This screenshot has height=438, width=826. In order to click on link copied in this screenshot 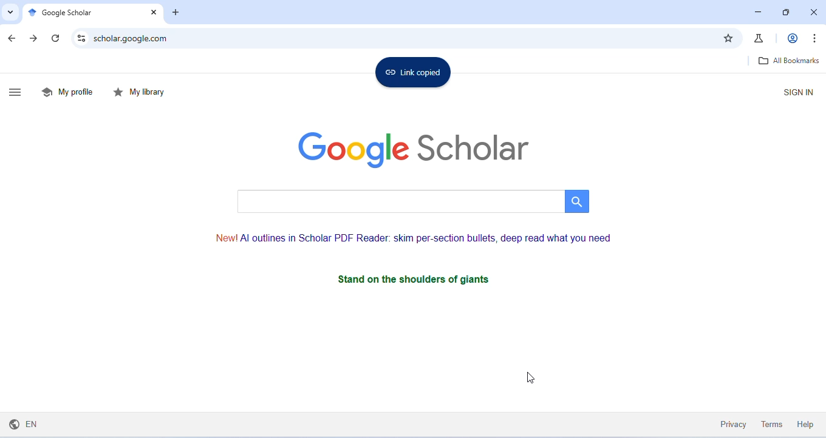, I will do `click(411, 73)`.